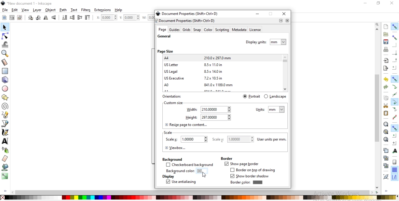 This screenshot has width=399, height=201. What do you see at coordinates (275, 96) in the screenshot?
I see `landscape` at bounding box center [275, 96].